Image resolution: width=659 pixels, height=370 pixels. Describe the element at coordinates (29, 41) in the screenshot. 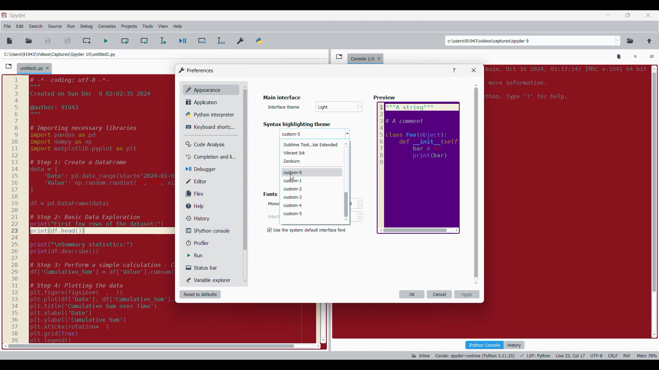

I see `Open` at that location.